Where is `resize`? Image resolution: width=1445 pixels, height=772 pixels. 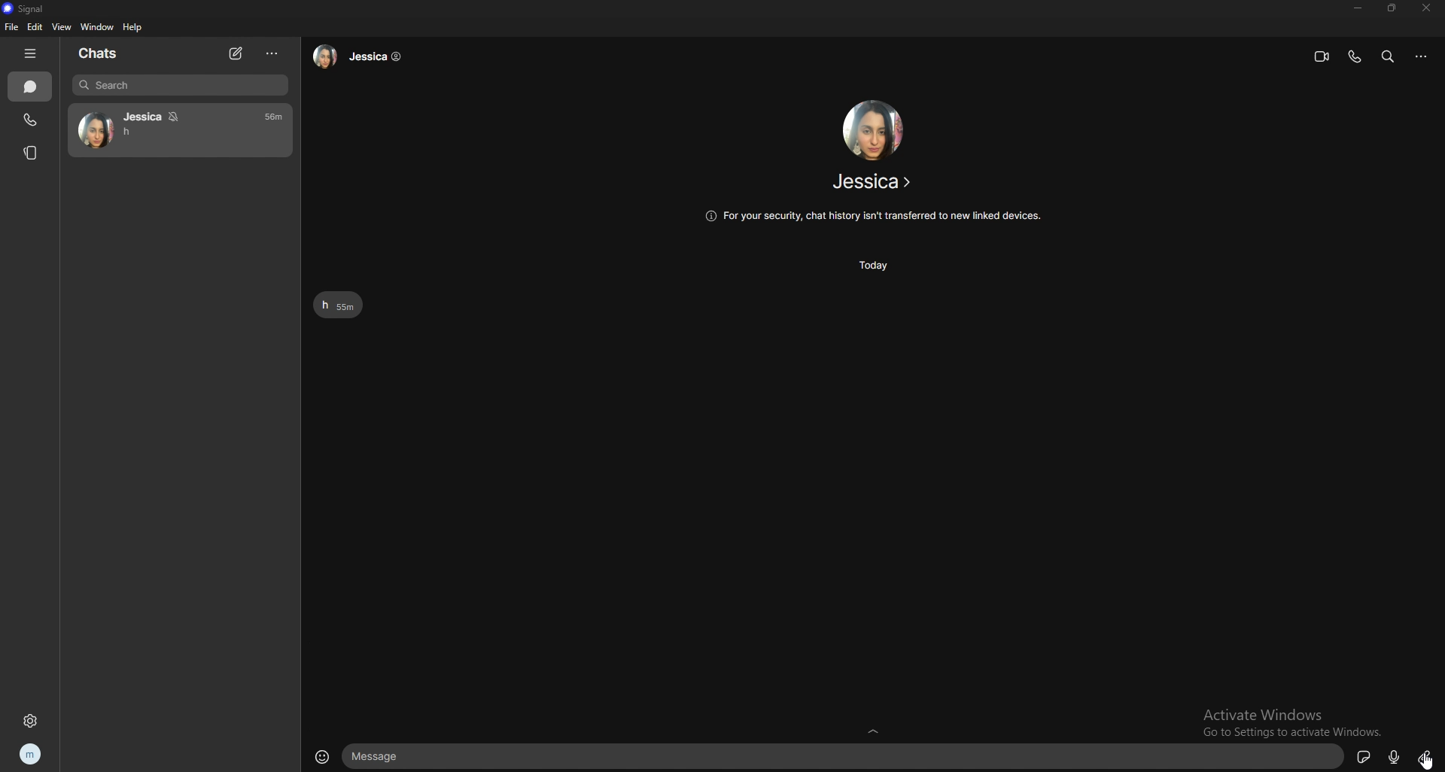 resize is located at coordinates (1392, 11).